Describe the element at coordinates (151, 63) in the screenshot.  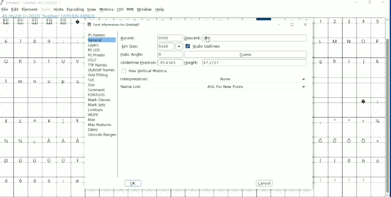
I see `Underline Position` at that location.